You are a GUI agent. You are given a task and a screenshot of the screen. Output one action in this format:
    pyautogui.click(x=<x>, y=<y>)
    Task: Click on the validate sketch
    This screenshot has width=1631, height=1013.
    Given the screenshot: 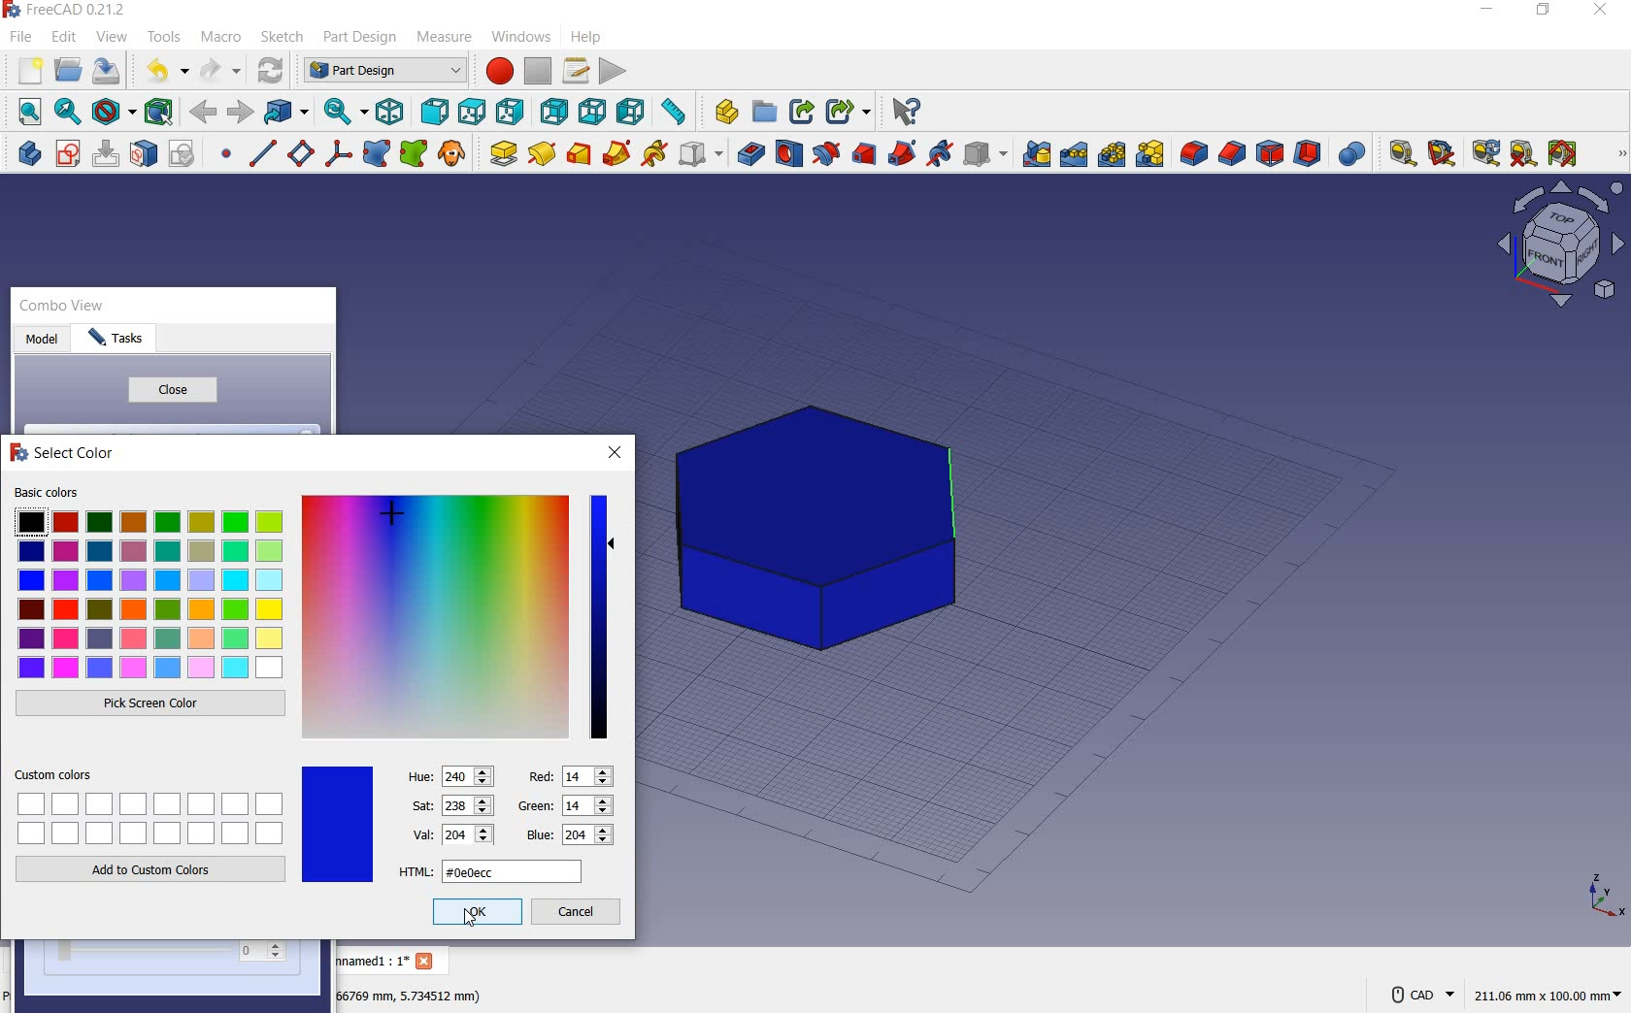 What is the action you would take?
    pyautogui.click(x=185, y=153)
    